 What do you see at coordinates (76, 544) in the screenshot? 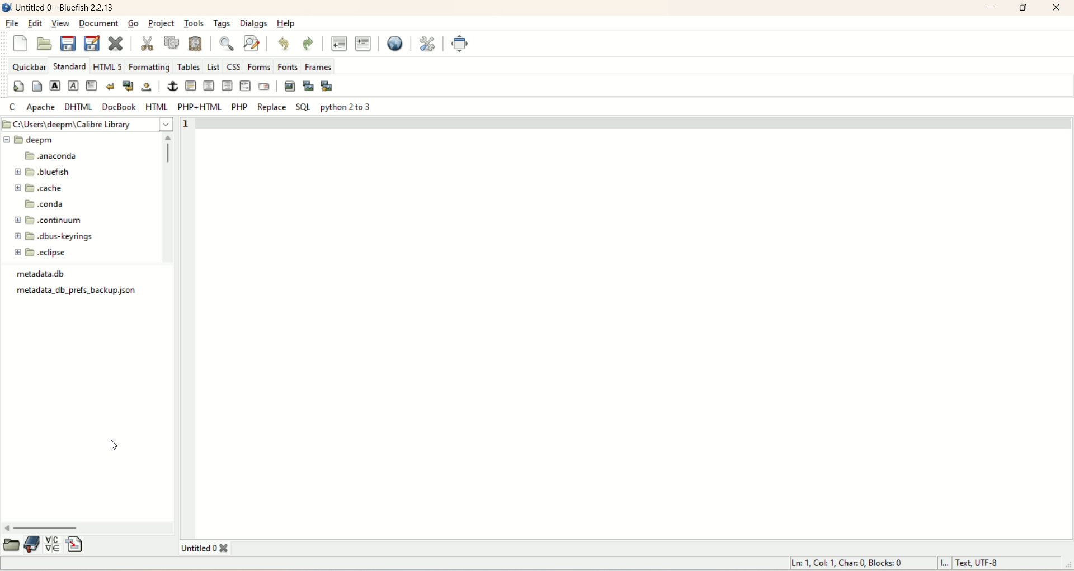
I see `insert file` at bounding box center [76, 544].